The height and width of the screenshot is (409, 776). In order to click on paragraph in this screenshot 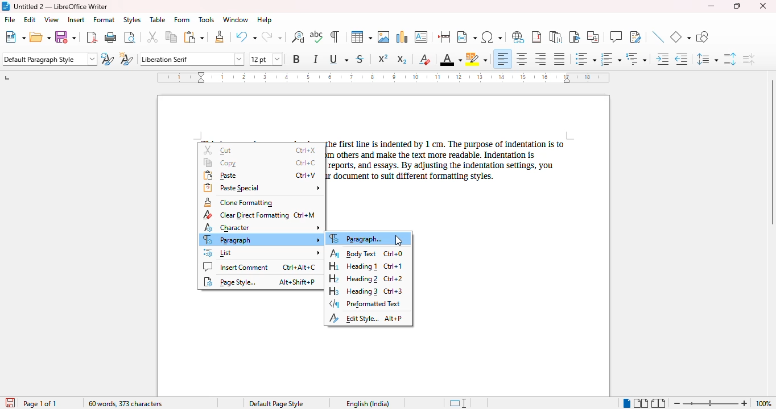, I will do `click(359, 239)`.